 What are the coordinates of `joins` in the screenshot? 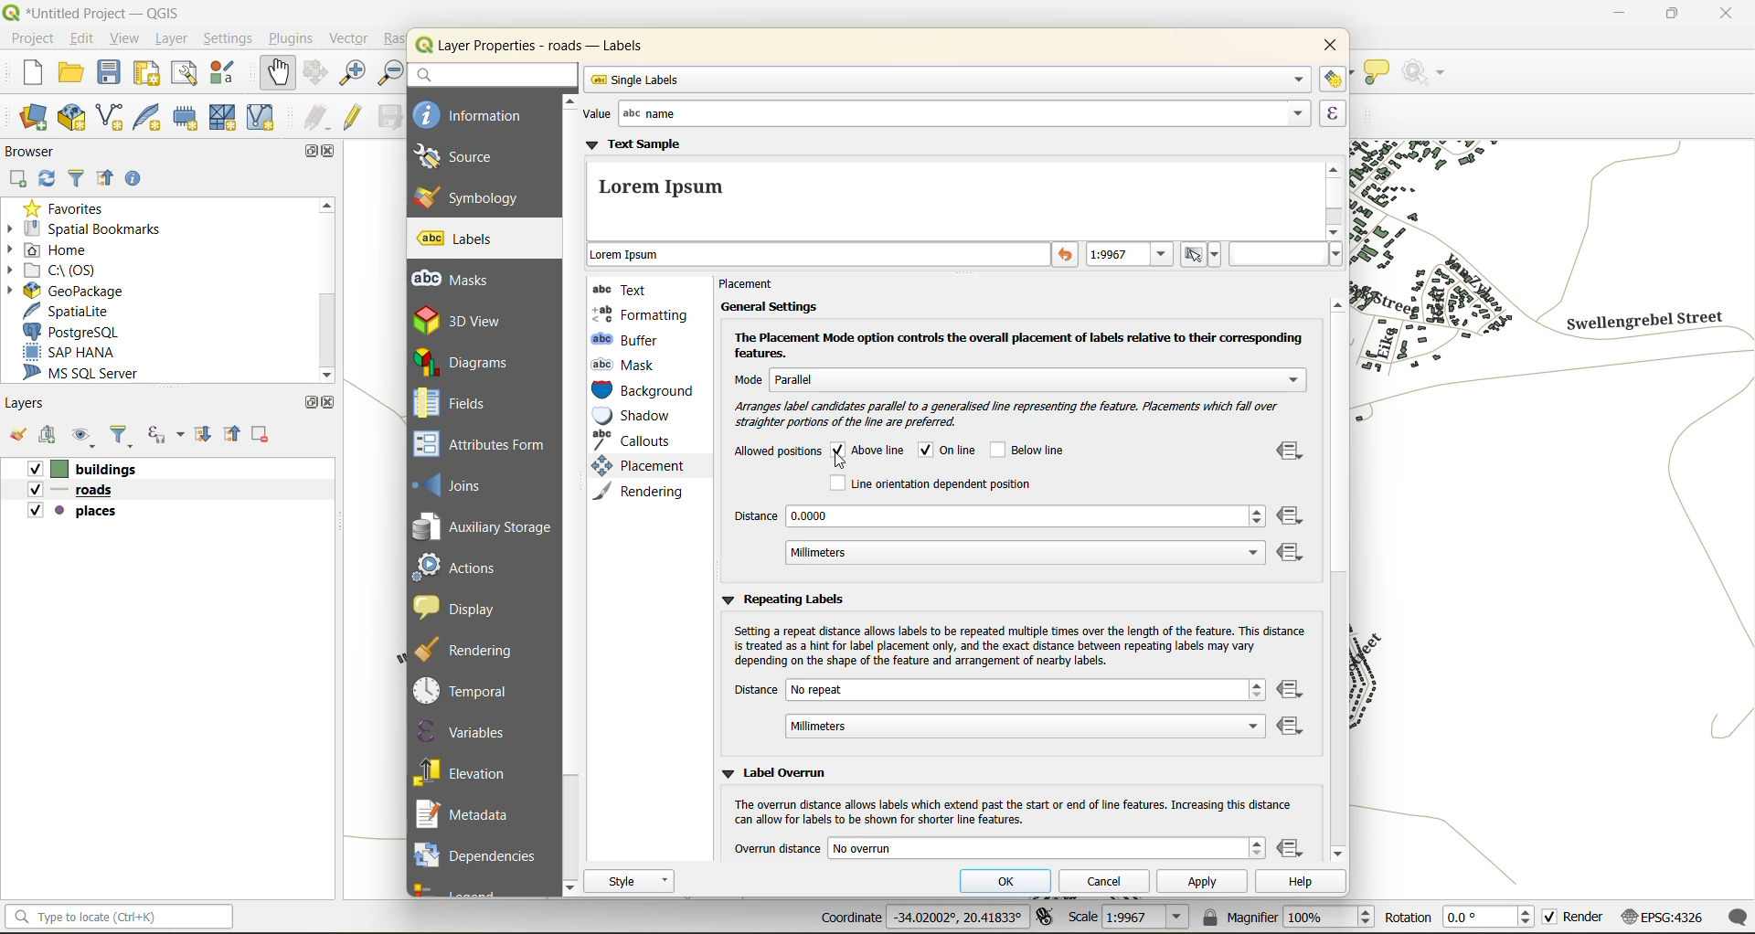 It's located at (459, 483).